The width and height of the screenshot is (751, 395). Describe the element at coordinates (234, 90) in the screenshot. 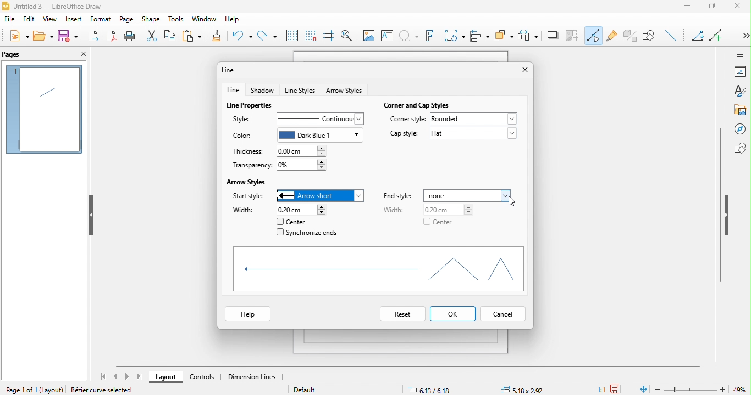

I see `line` at that location.